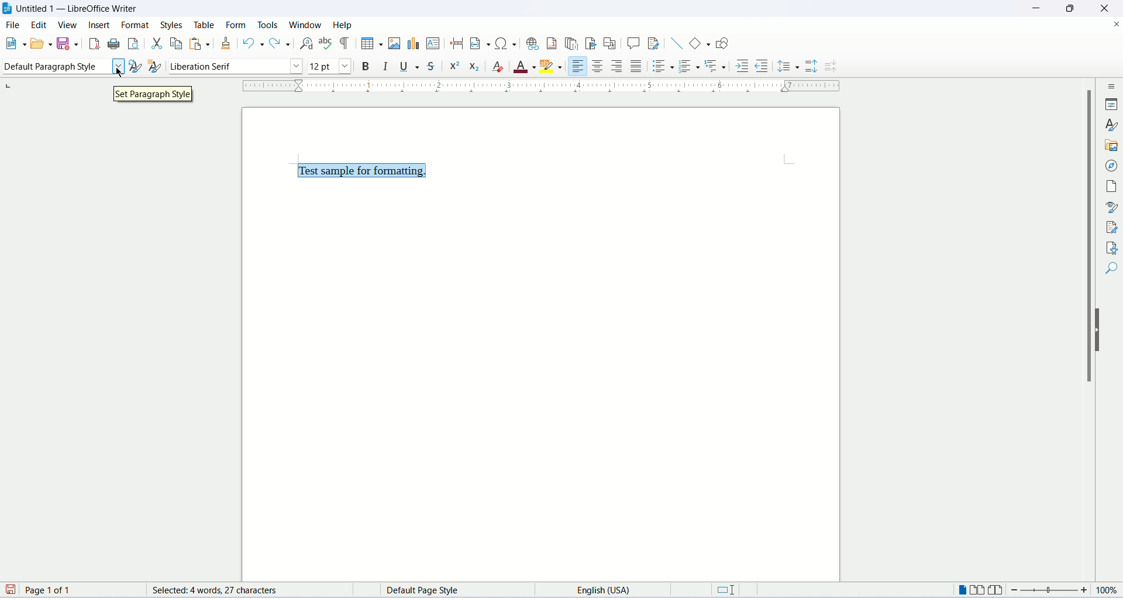 The width and height of the screenshot is (1123, 598). What do you see at coordinates (812, 67) in the screenshot?
I see `increase paragraph spacing` at bounding box center [812, 67].